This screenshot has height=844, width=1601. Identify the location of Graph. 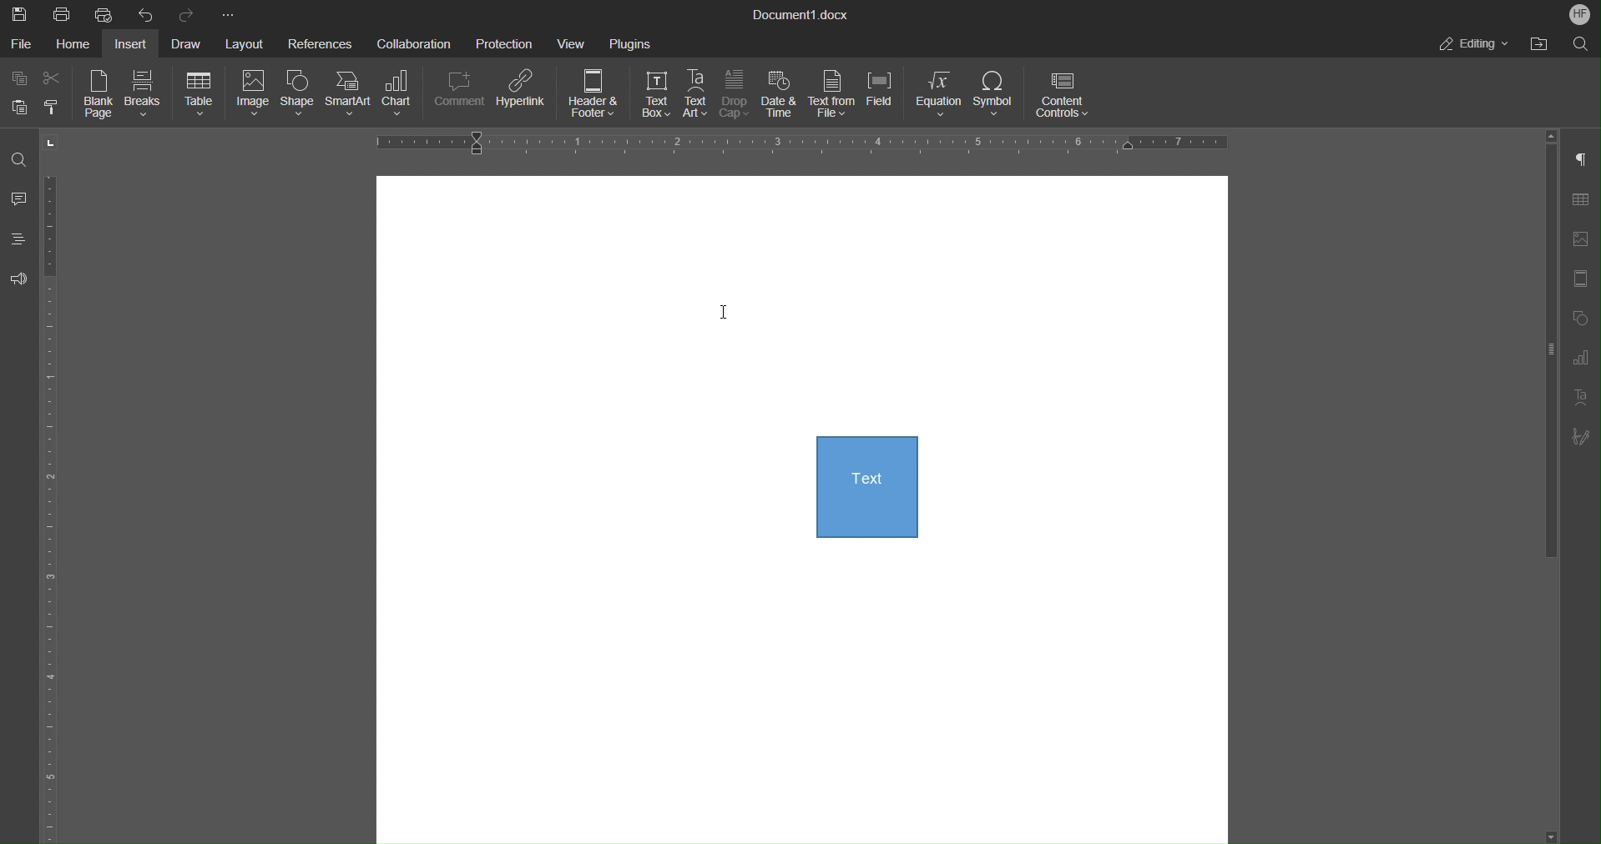
(1587, 358).